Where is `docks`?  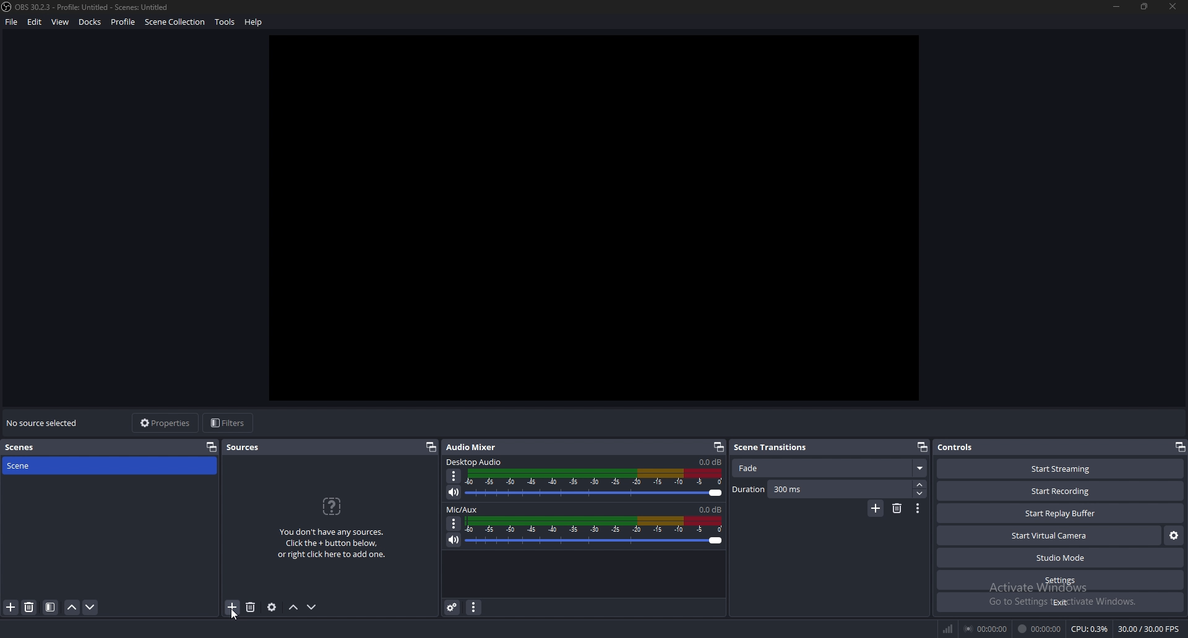 docks is located at coordinates (90, 22).